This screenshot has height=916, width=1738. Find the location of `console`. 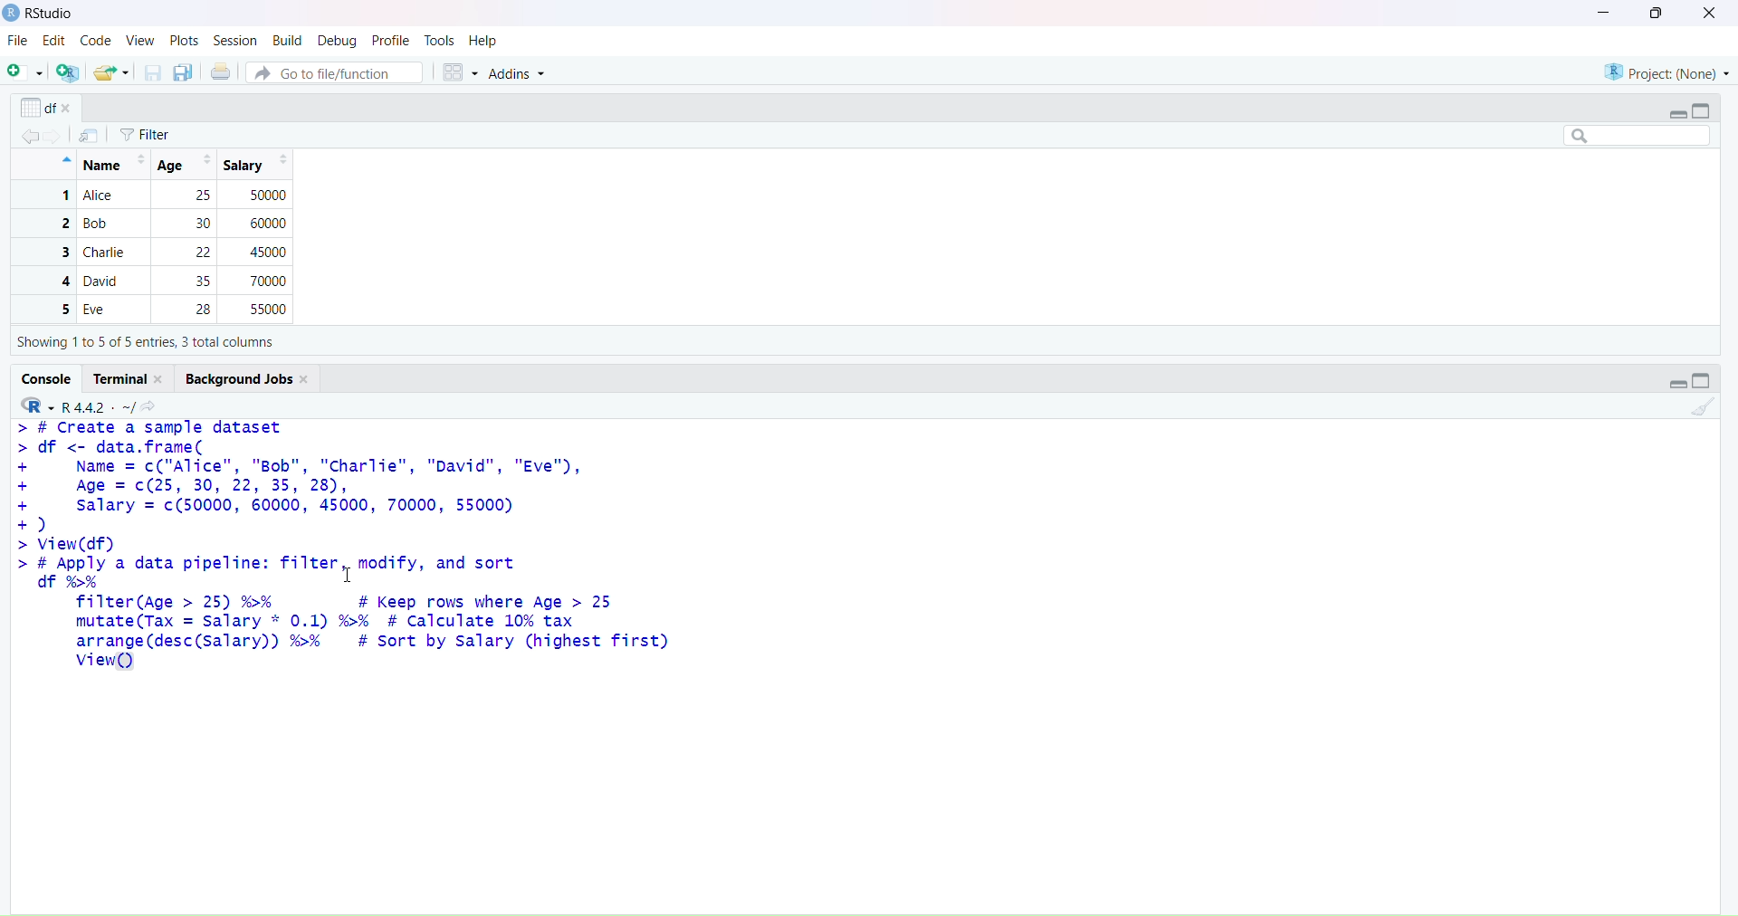

console is located at coordinates (47, 379).